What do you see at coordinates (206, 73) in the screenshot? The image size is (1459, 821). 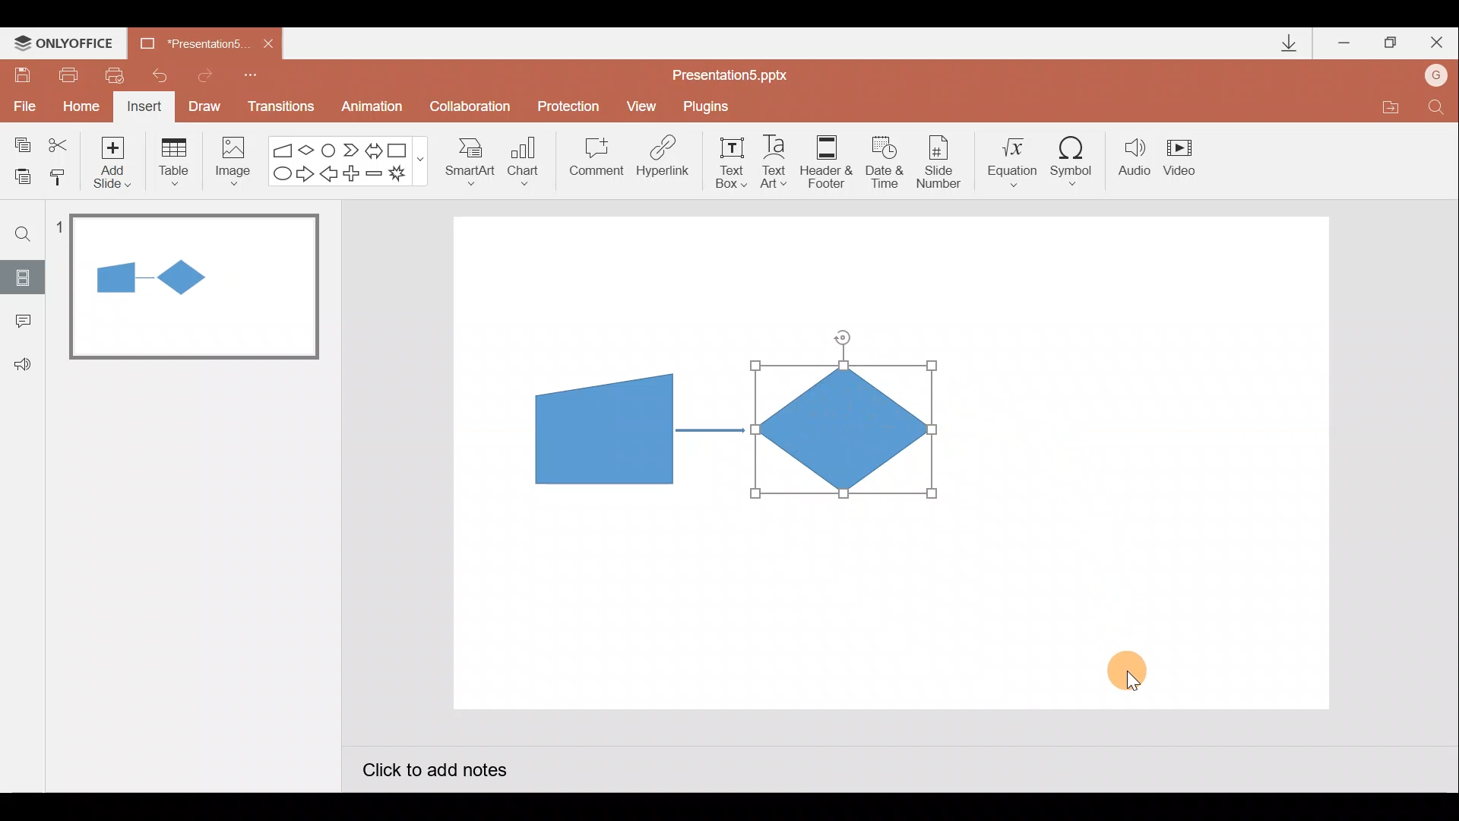 I see `Redo` at bounding box center [206, 73].